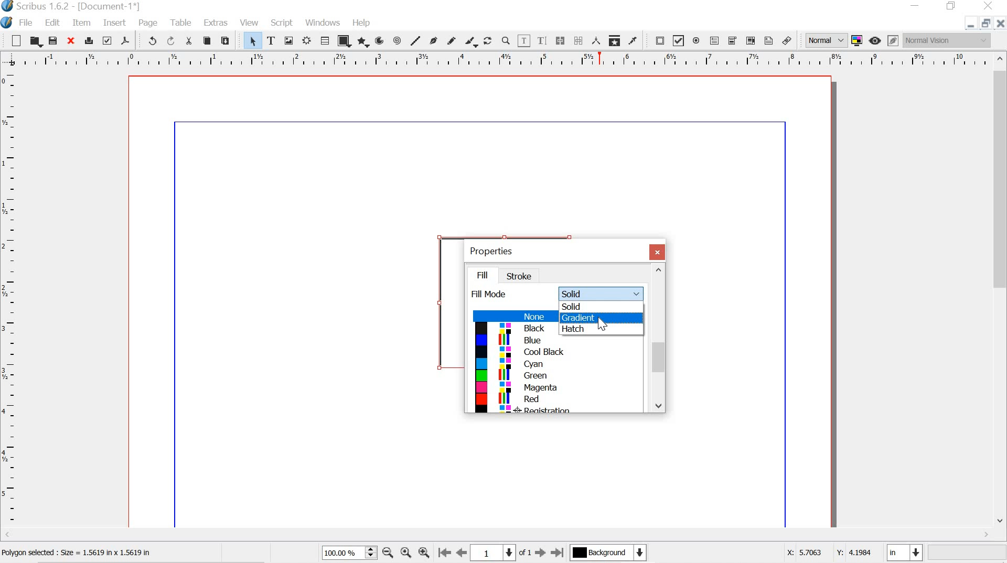  Describe the element at coordinates (407, 553) in the screenshot. I see `zoom to` at that location.